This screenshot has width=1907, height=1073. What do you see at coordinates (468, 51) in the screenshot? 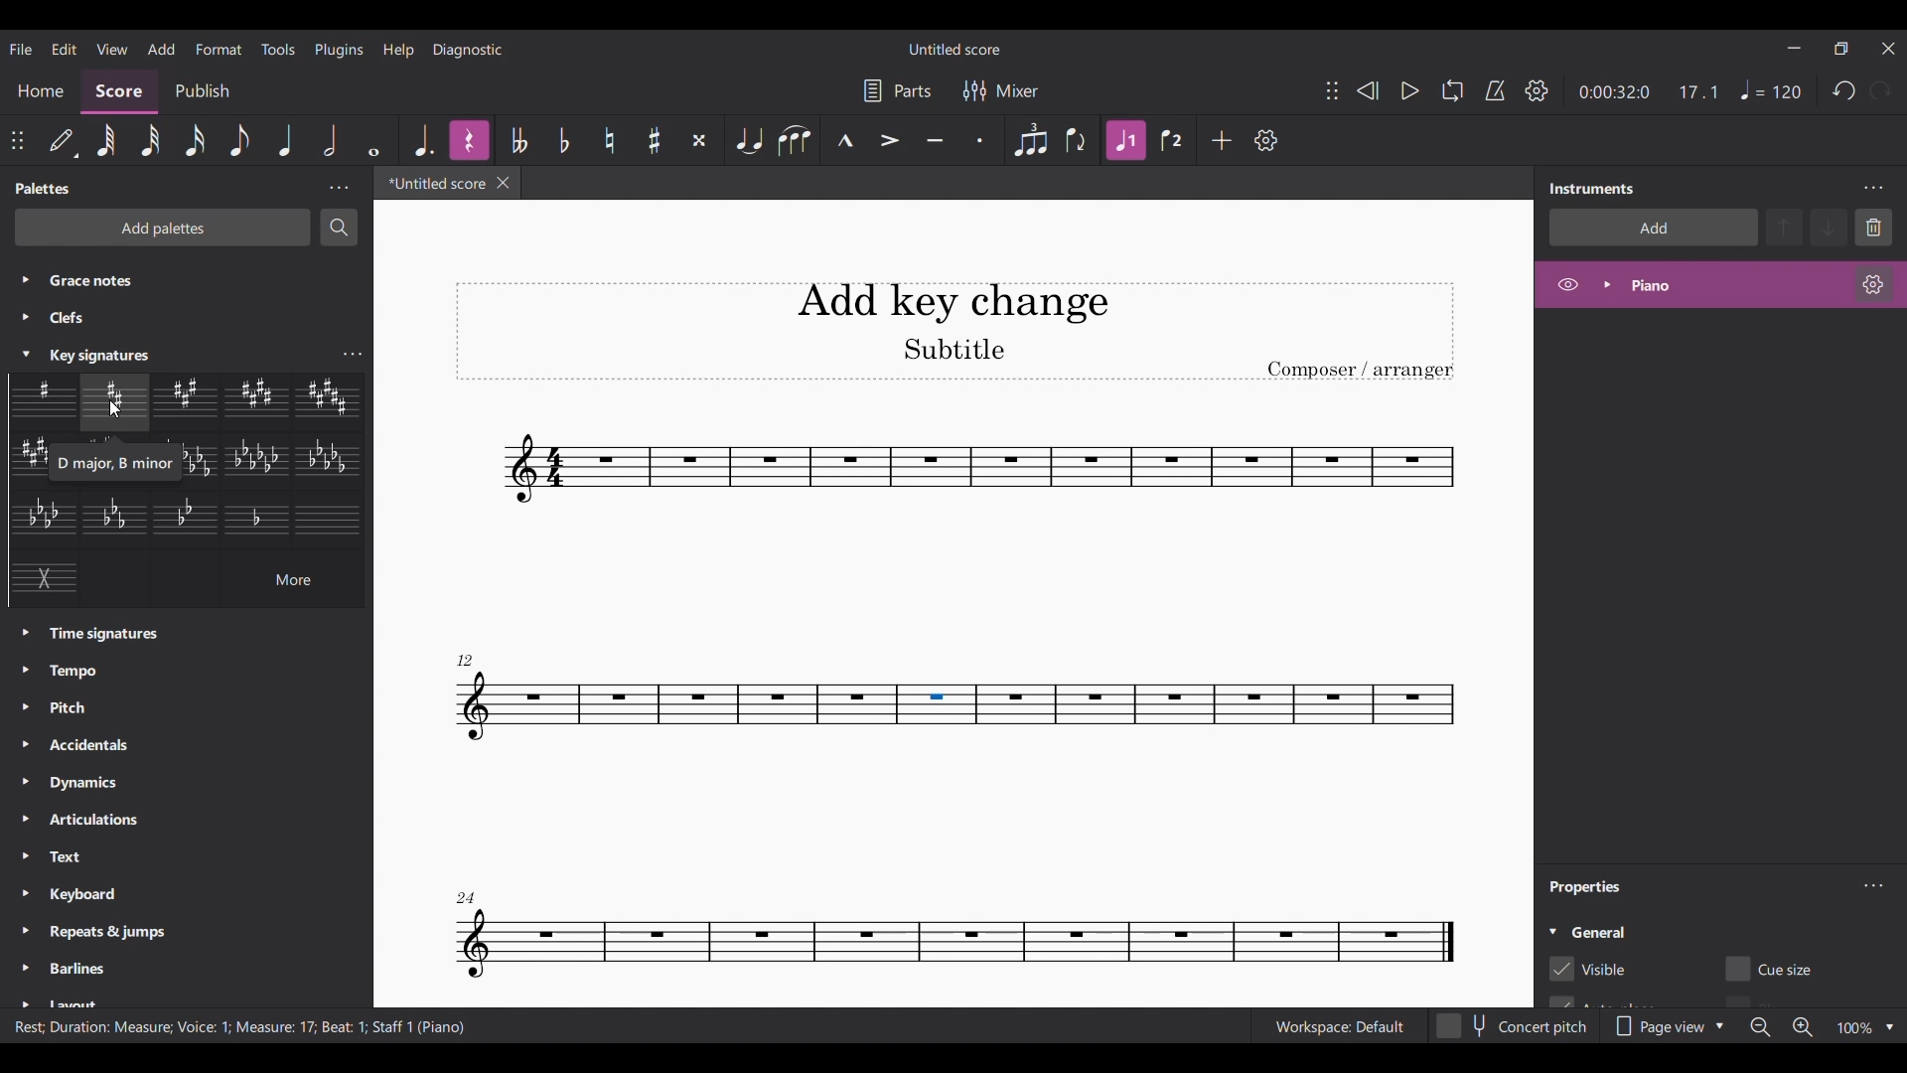
I see `Diagnostic menu` at bounding box center [468, 51].